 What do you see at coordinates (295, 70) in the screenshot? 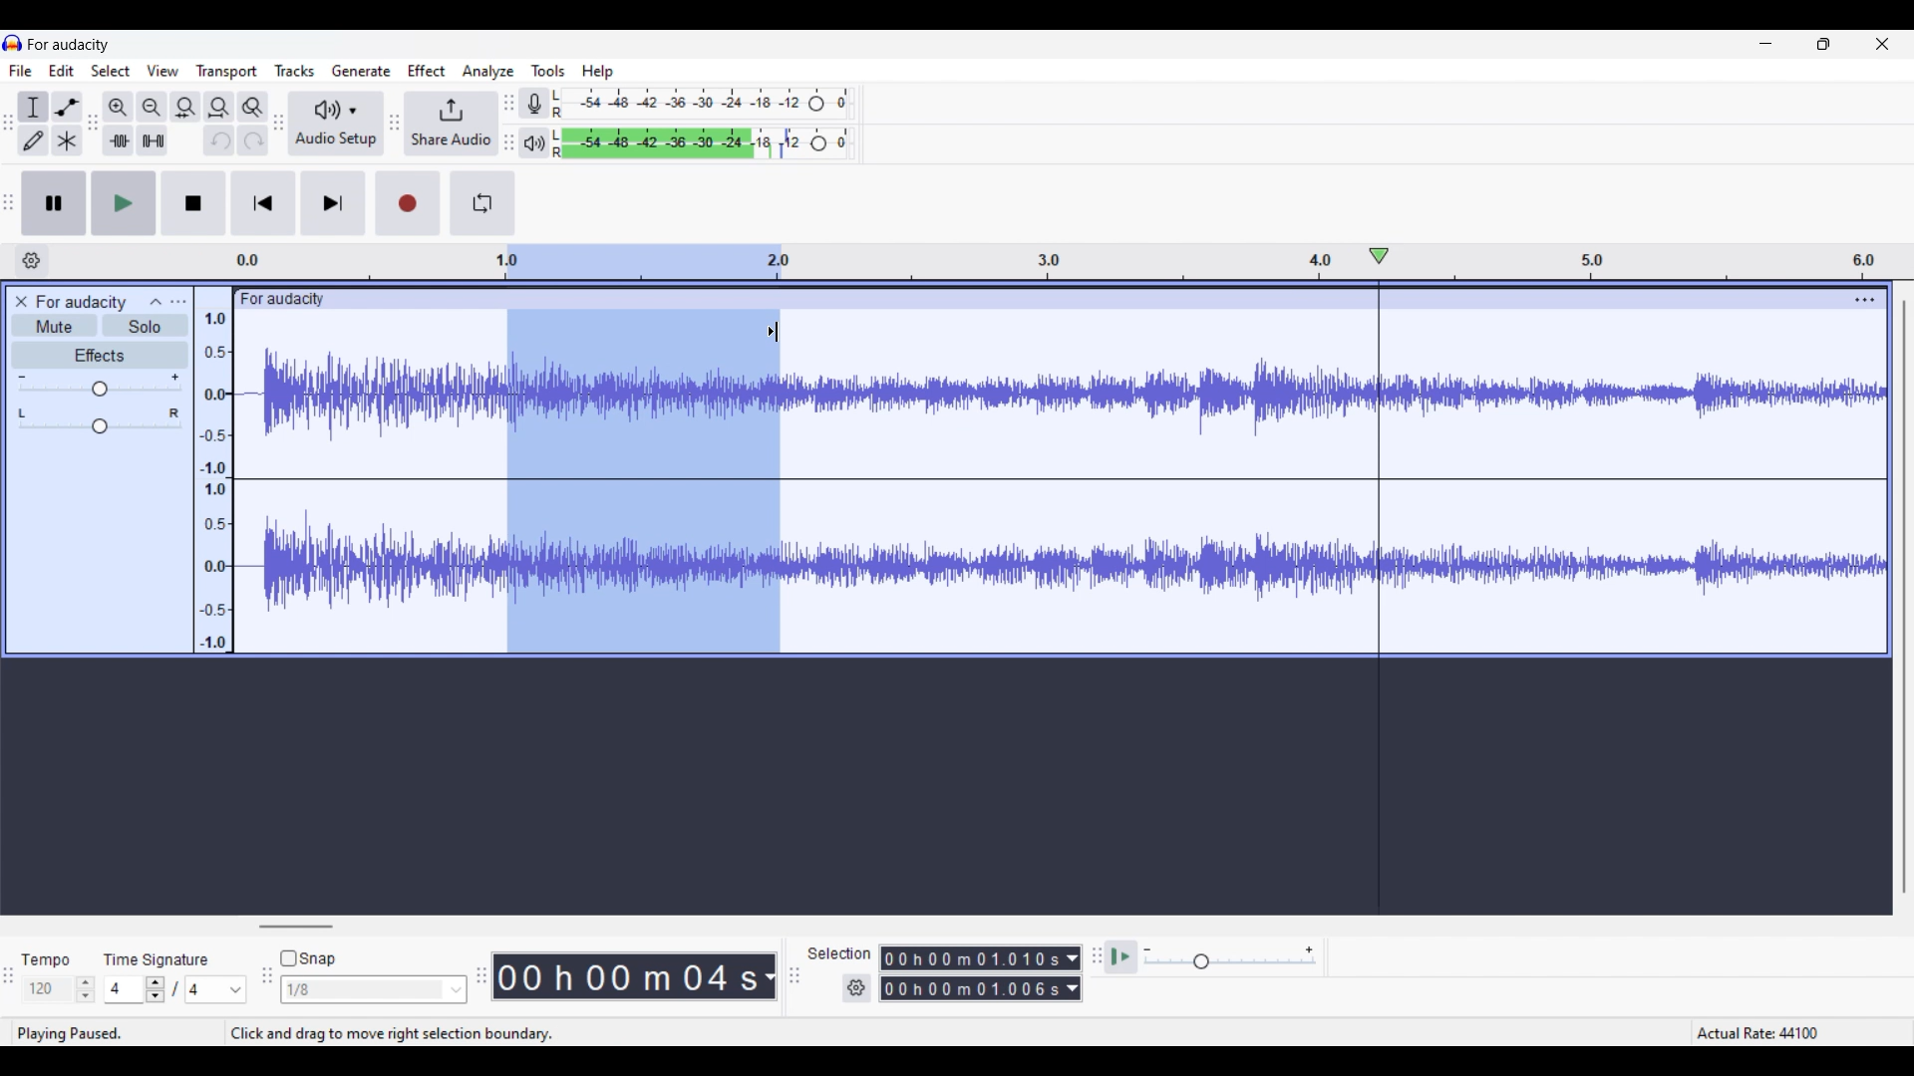
I see `Tracks menu` at bounding box center [295, 70].